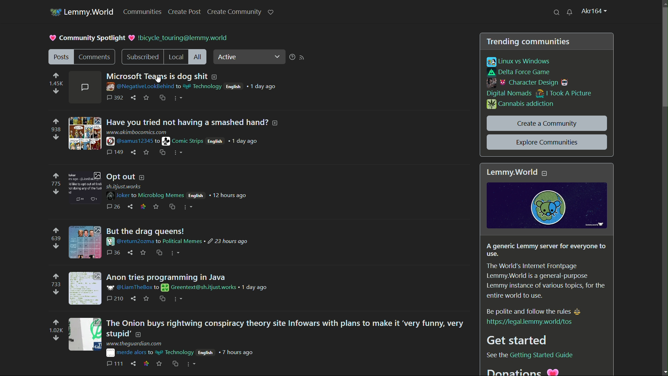 The width and height of the screenshot is (668, 376). I want to click on create a community, so click(548, 123).